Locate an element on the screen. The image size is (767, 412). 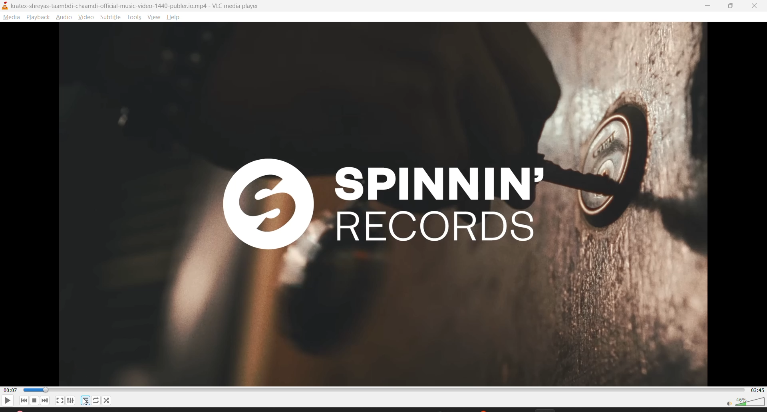
tools is located at coordinates (135, 18).